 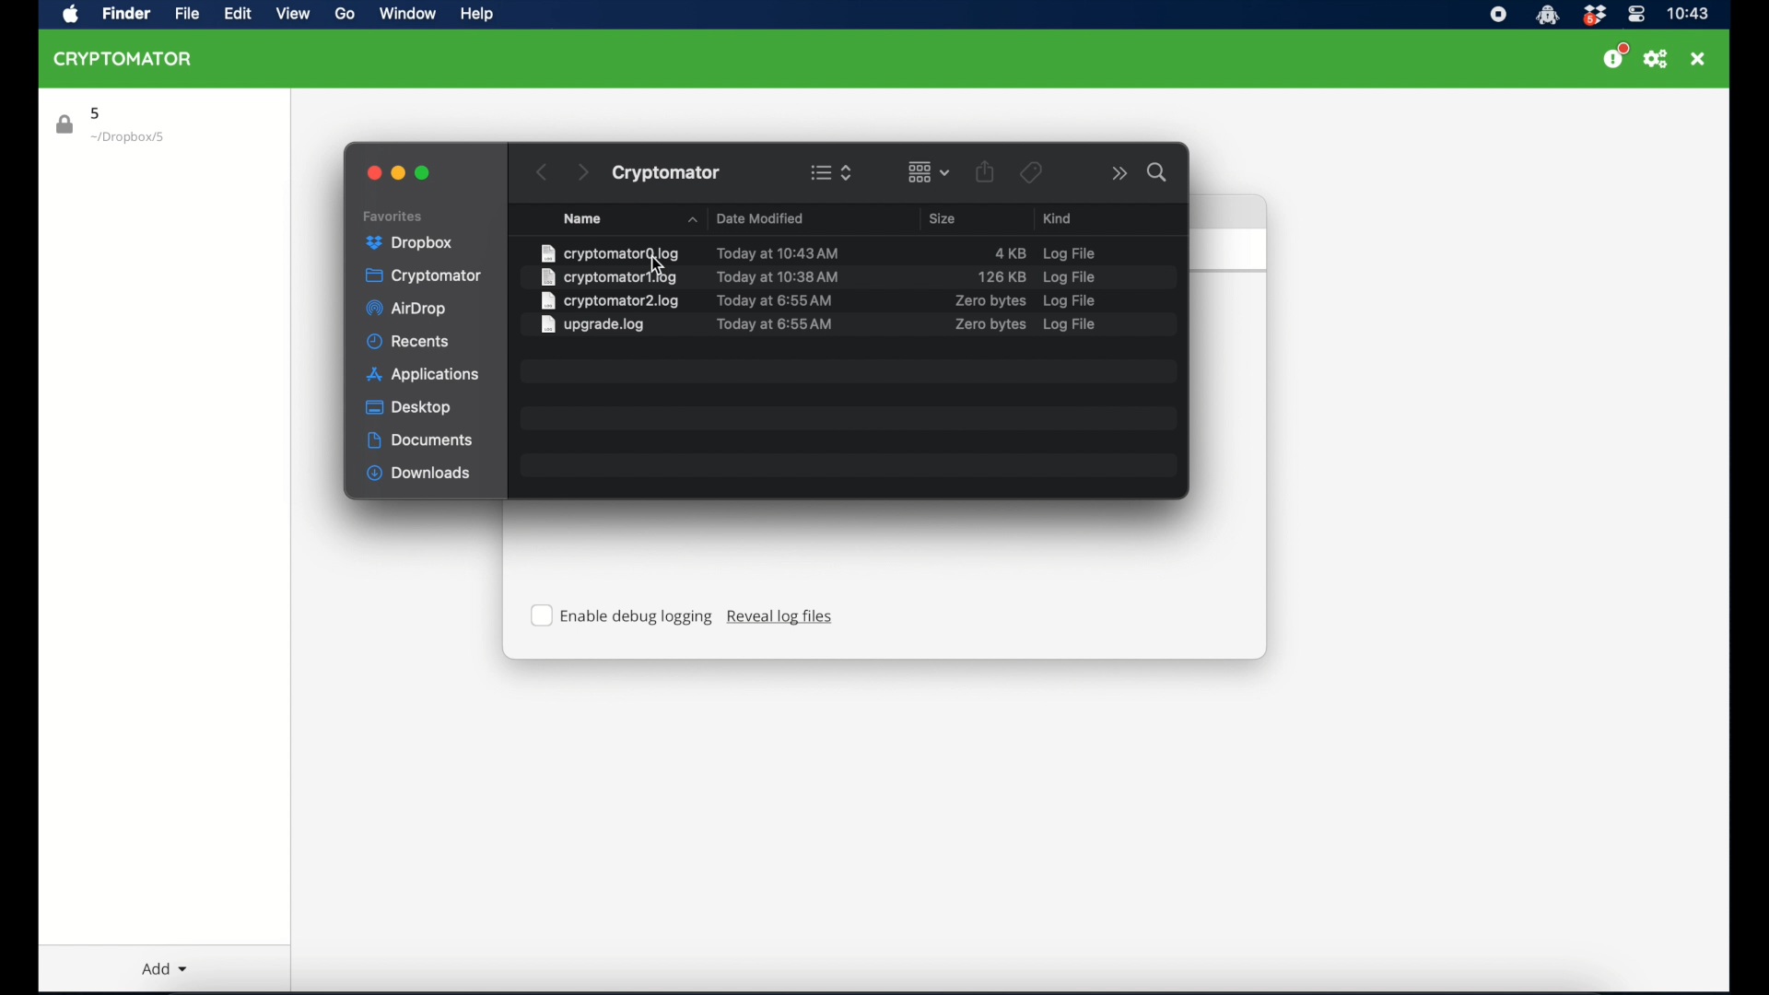 What do you see at coordinates (1497, 15) in the screenshot?
I see `screen recorder icon` at bounding box center [1497, 15].